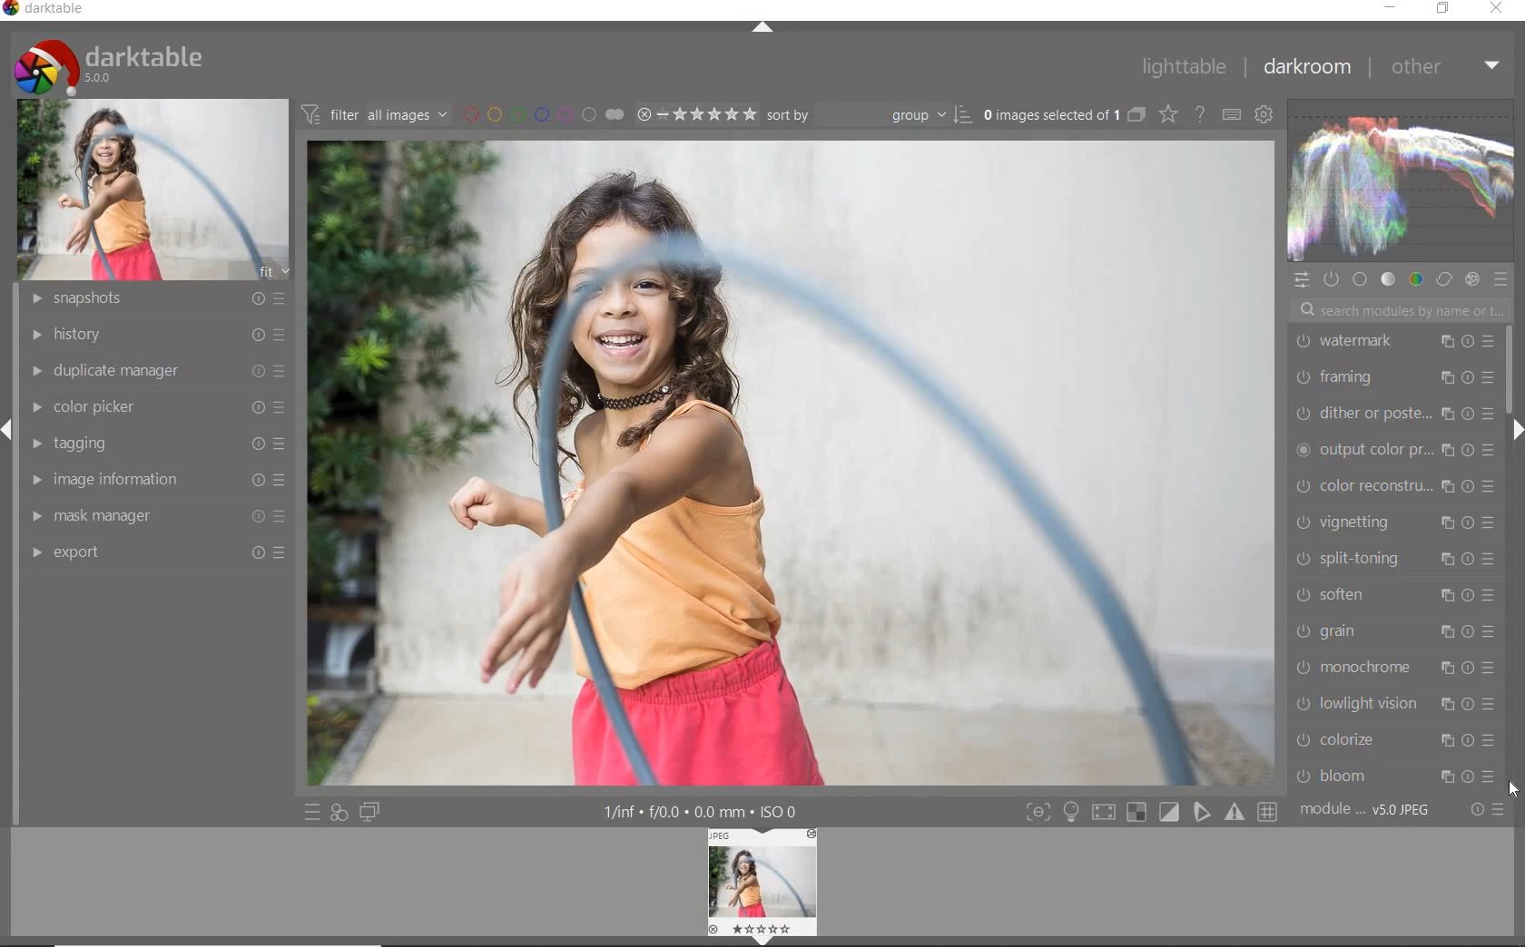 Image resolution: width=1525 pixels, height=947 pixels. I want to click on filter by image color label, so click(542, 113).